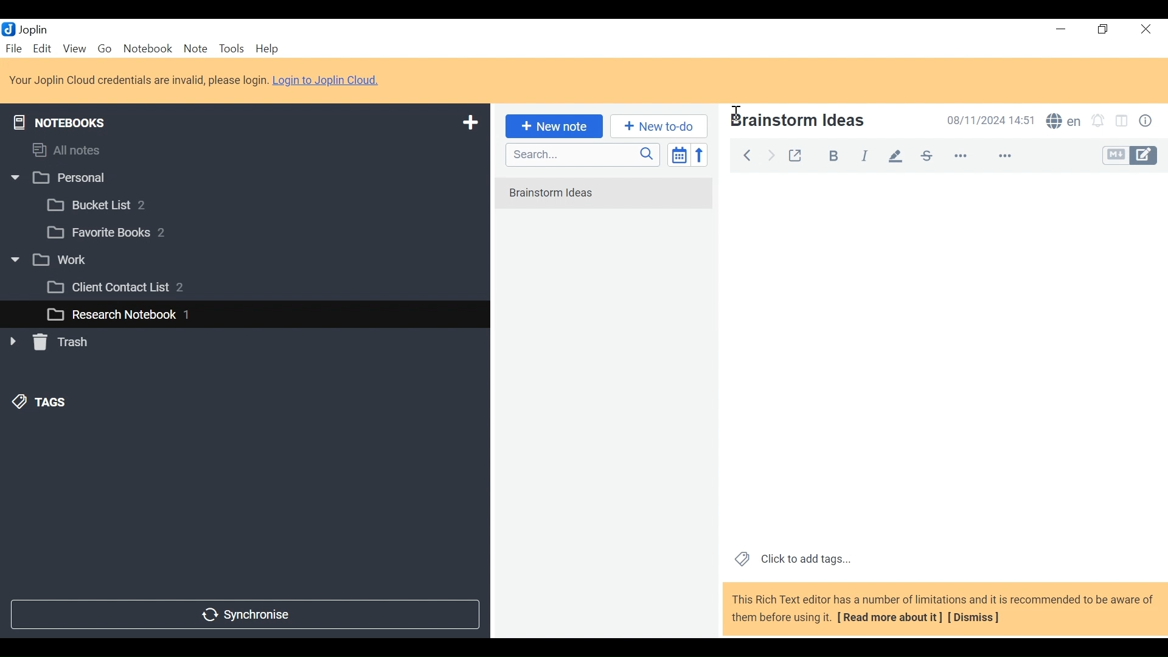  Describe the element at coordinates (138, 80) in the screenshot. I see `Login to Joplin Cloud` at that location.